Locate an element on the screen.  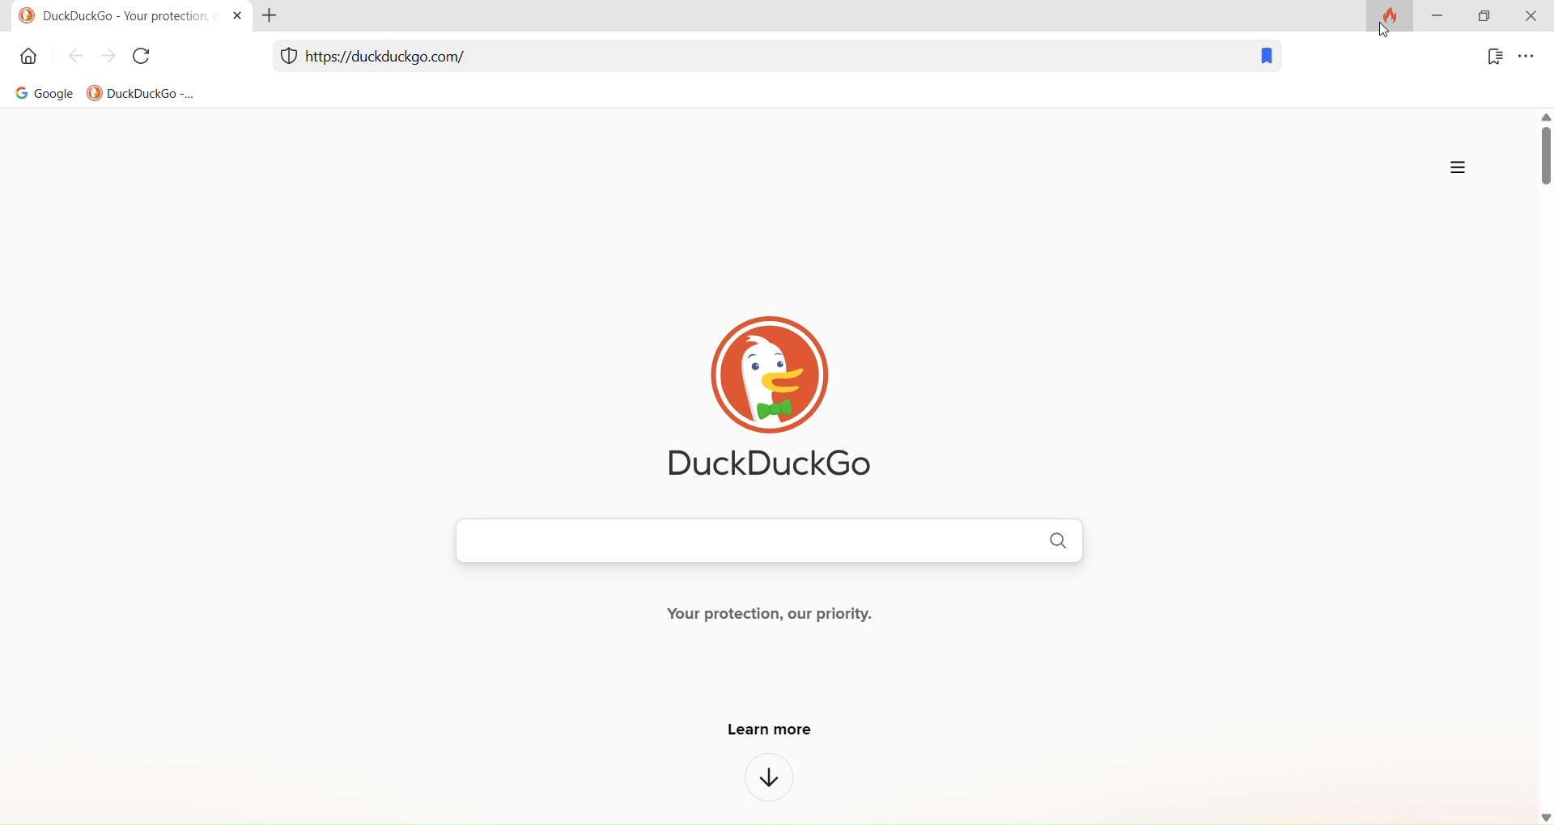
protection menu is located at coordinates (284, 58).